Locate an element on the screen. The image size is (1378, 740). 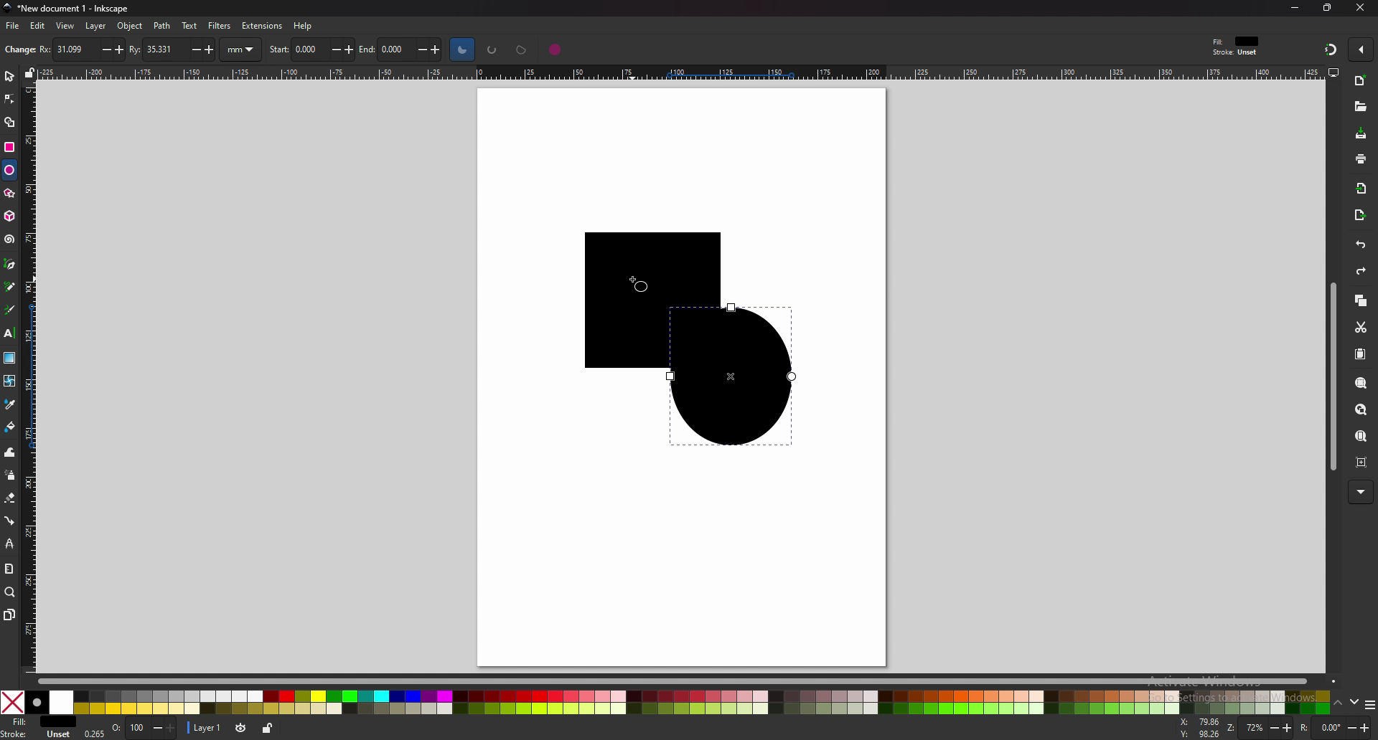
arc is located at coordinates (492, 49).